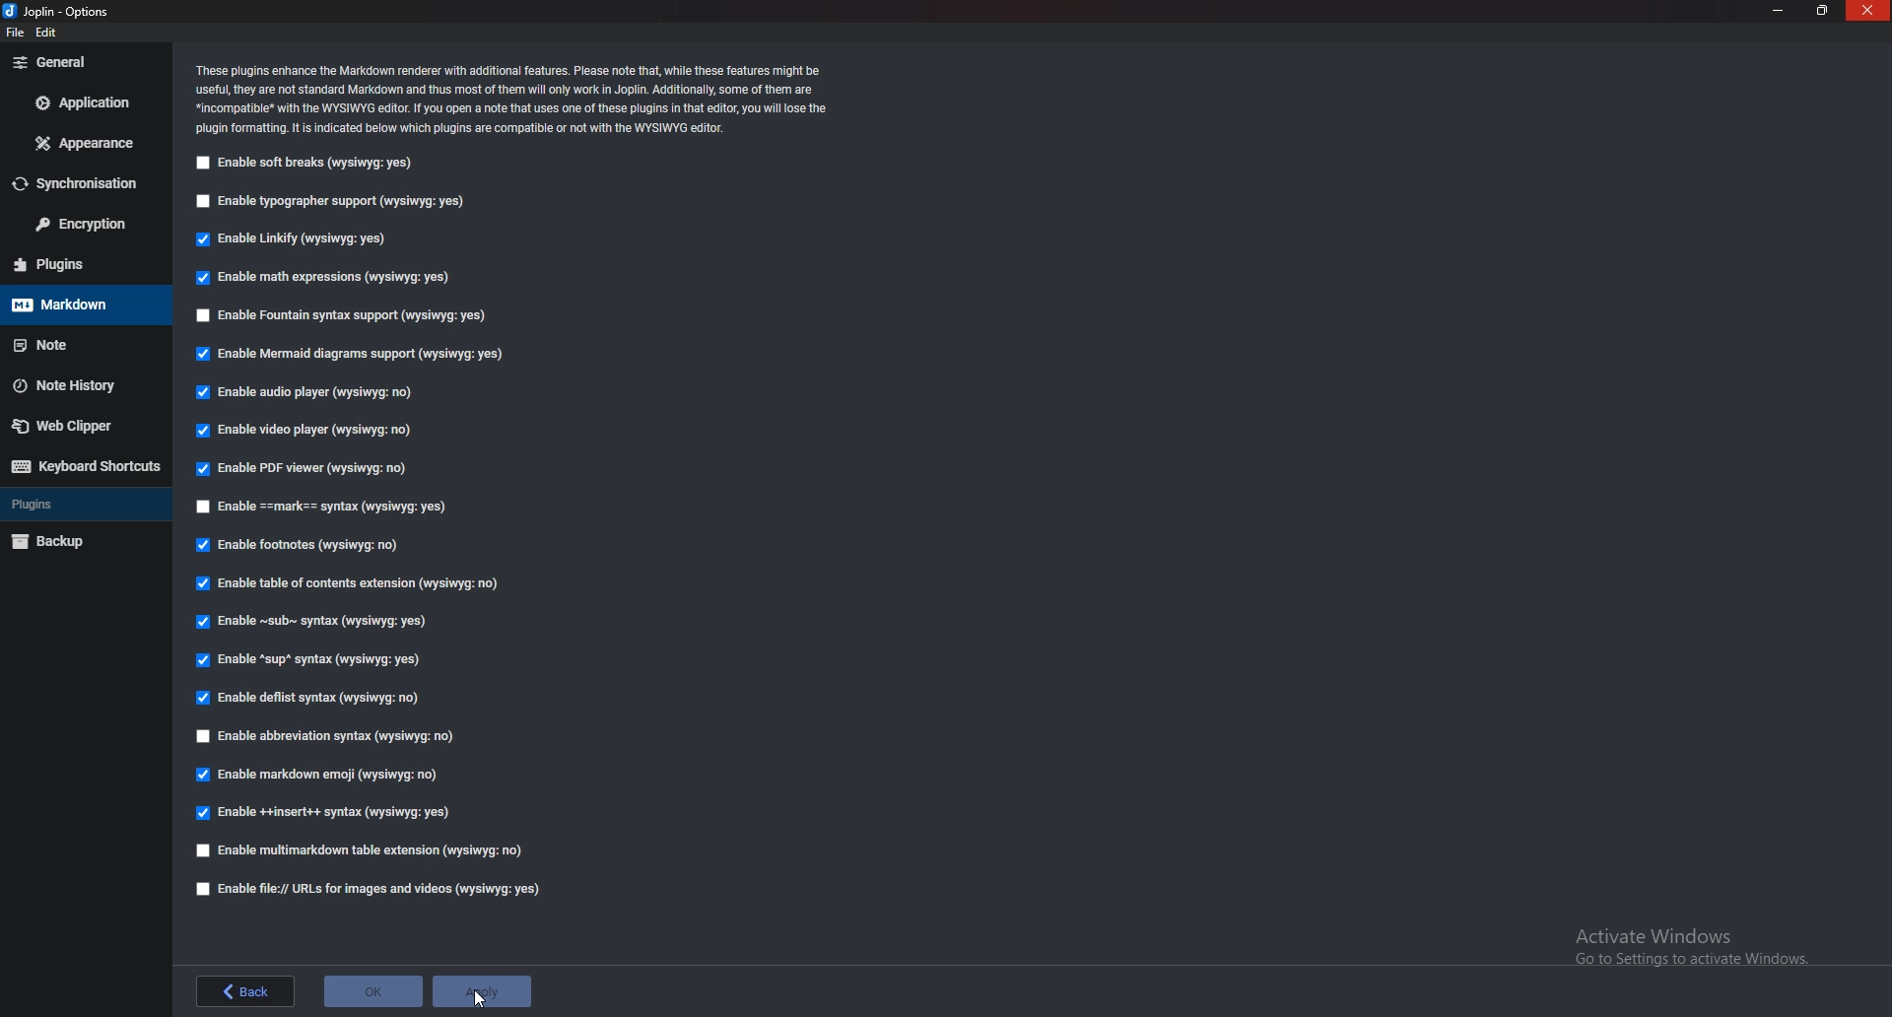 This screenshot has height=1017, width=1892. I want to click on note, so click(80, 347).